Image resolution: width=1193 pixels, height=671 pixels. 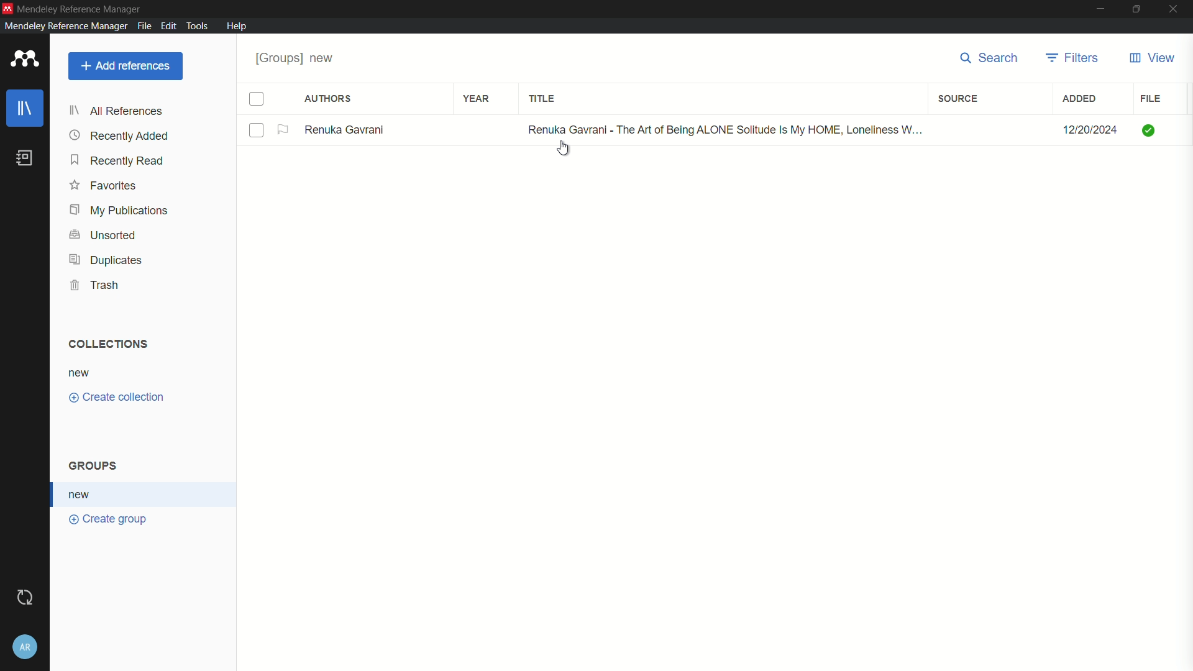 I want to click on flagged, so click(x=284, y=130).